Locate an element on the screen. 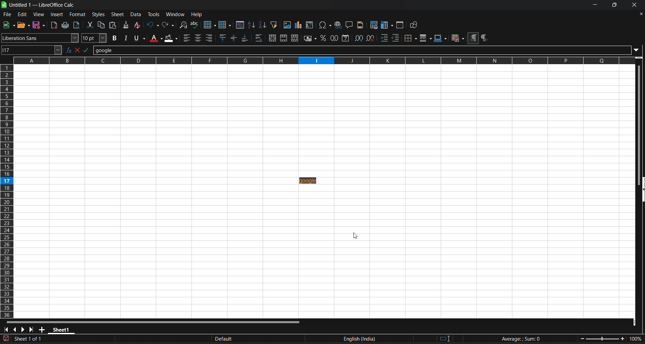 This screenshot has height=344, width=645. align left is located at coordinates (187, 38).